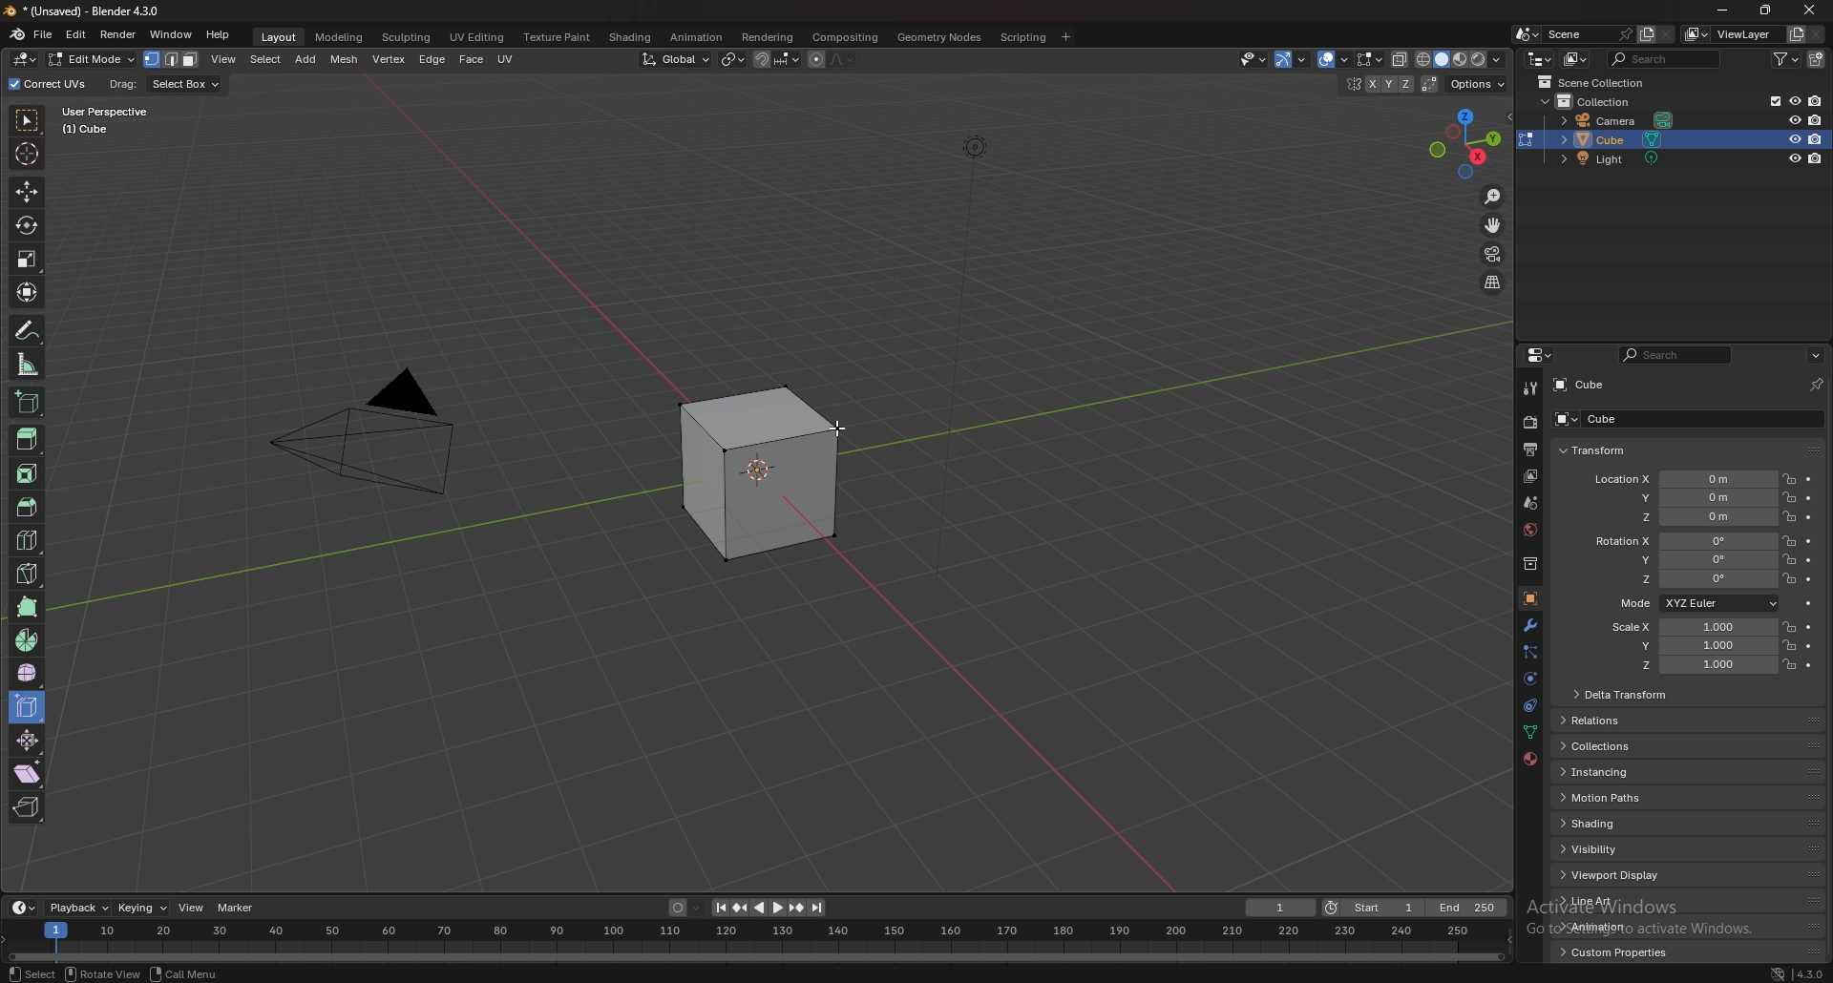 The width and height of the screenshot is (1833, 983). I want to click on add cube, so click(26, 403).